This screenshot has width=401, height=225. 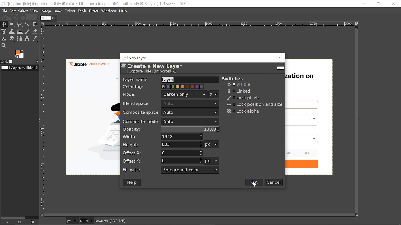 What do you see at coordinates (28, 24) in the screenshot?
I see `Fuzzy select tool` at bounding box center [28, 24].